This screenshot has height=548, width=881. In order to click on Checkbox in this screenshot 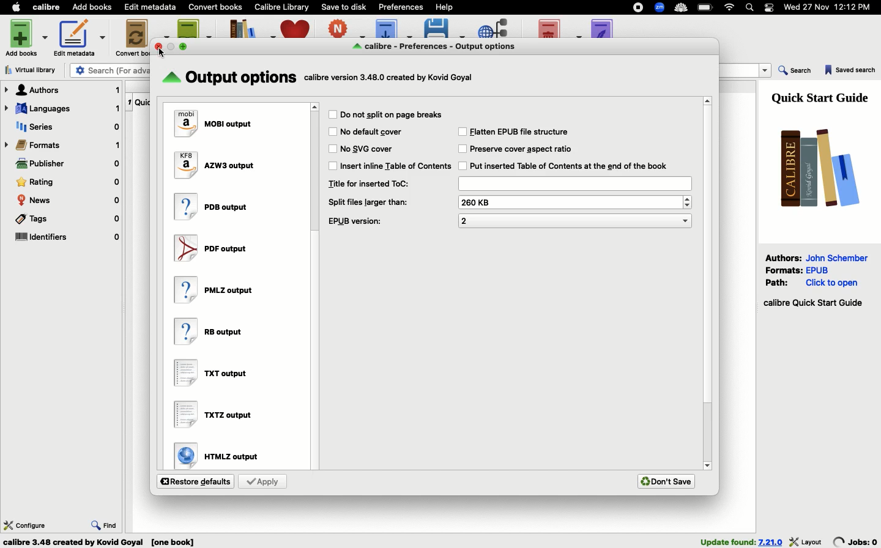, I will do `click(462, 131)`.